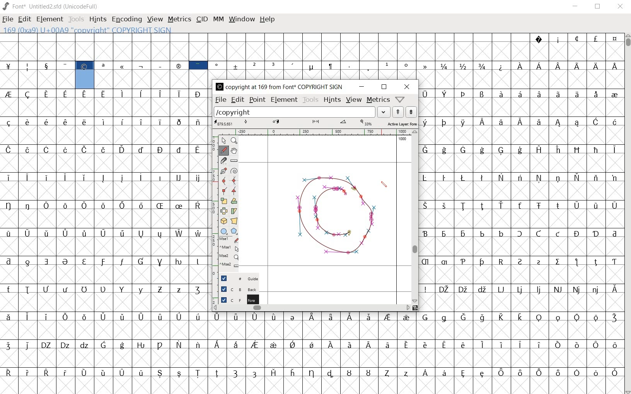 The height and width of the screenshot is (394, 631). Describe the element at coordinates (97, 20) in the screenshot. I see `hints` at that location.